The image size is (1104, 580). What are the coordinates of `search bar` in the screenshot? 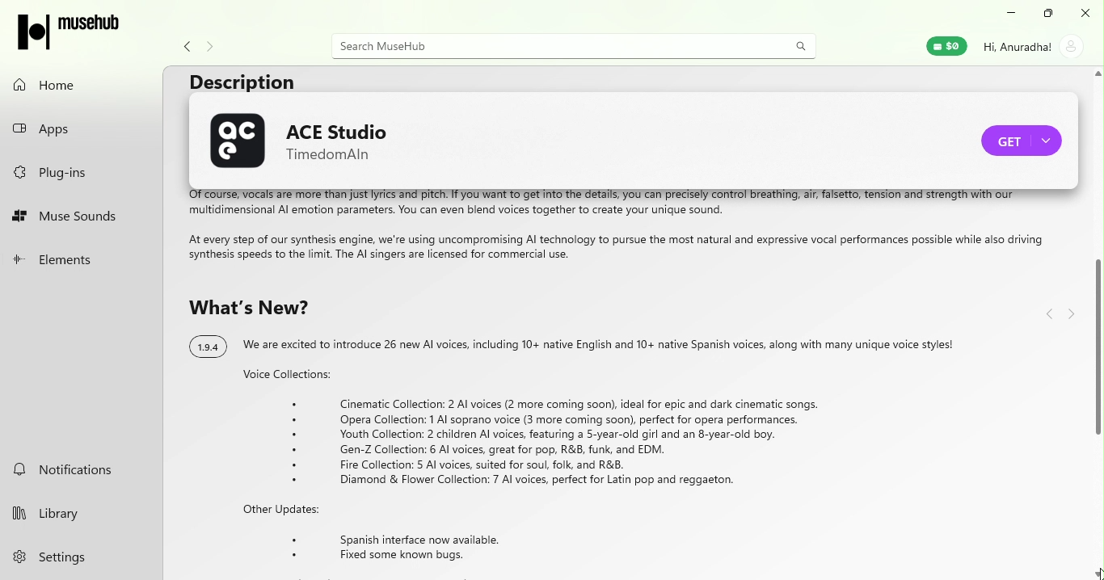 It's located at (551, 45).